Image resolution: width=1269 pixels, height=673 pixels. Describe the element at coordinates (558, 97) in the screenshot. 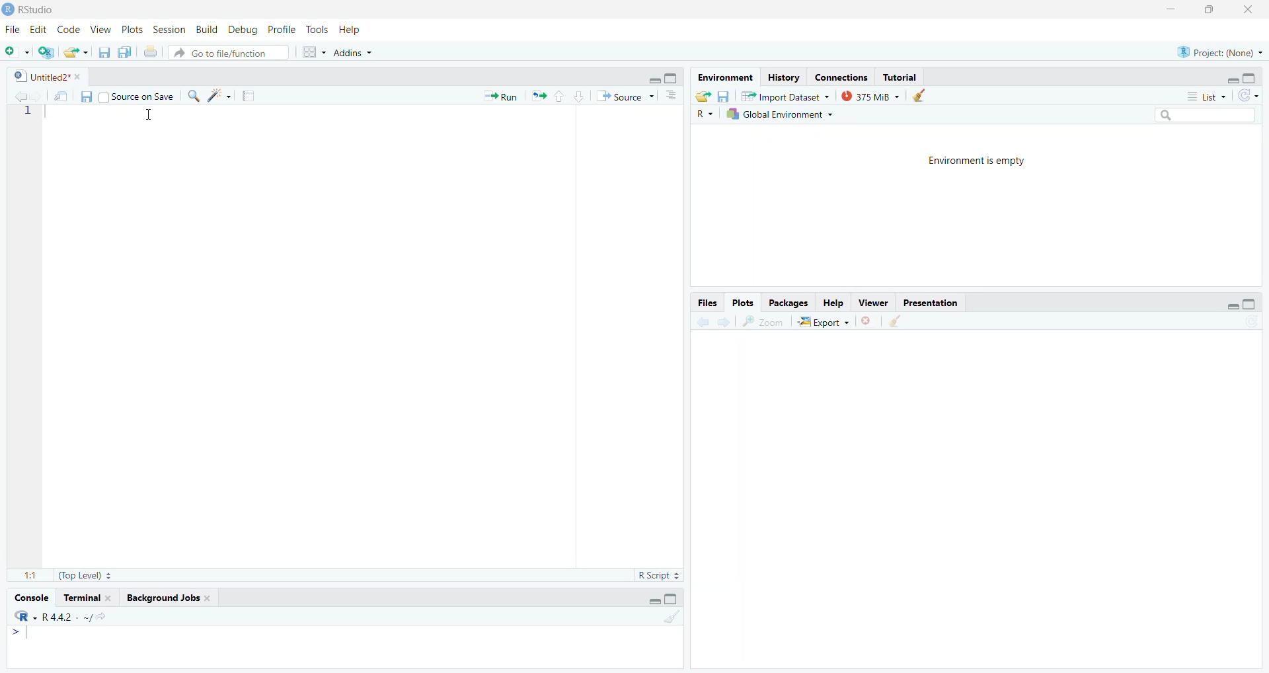

I see `go to previous section/chunk` at that location.